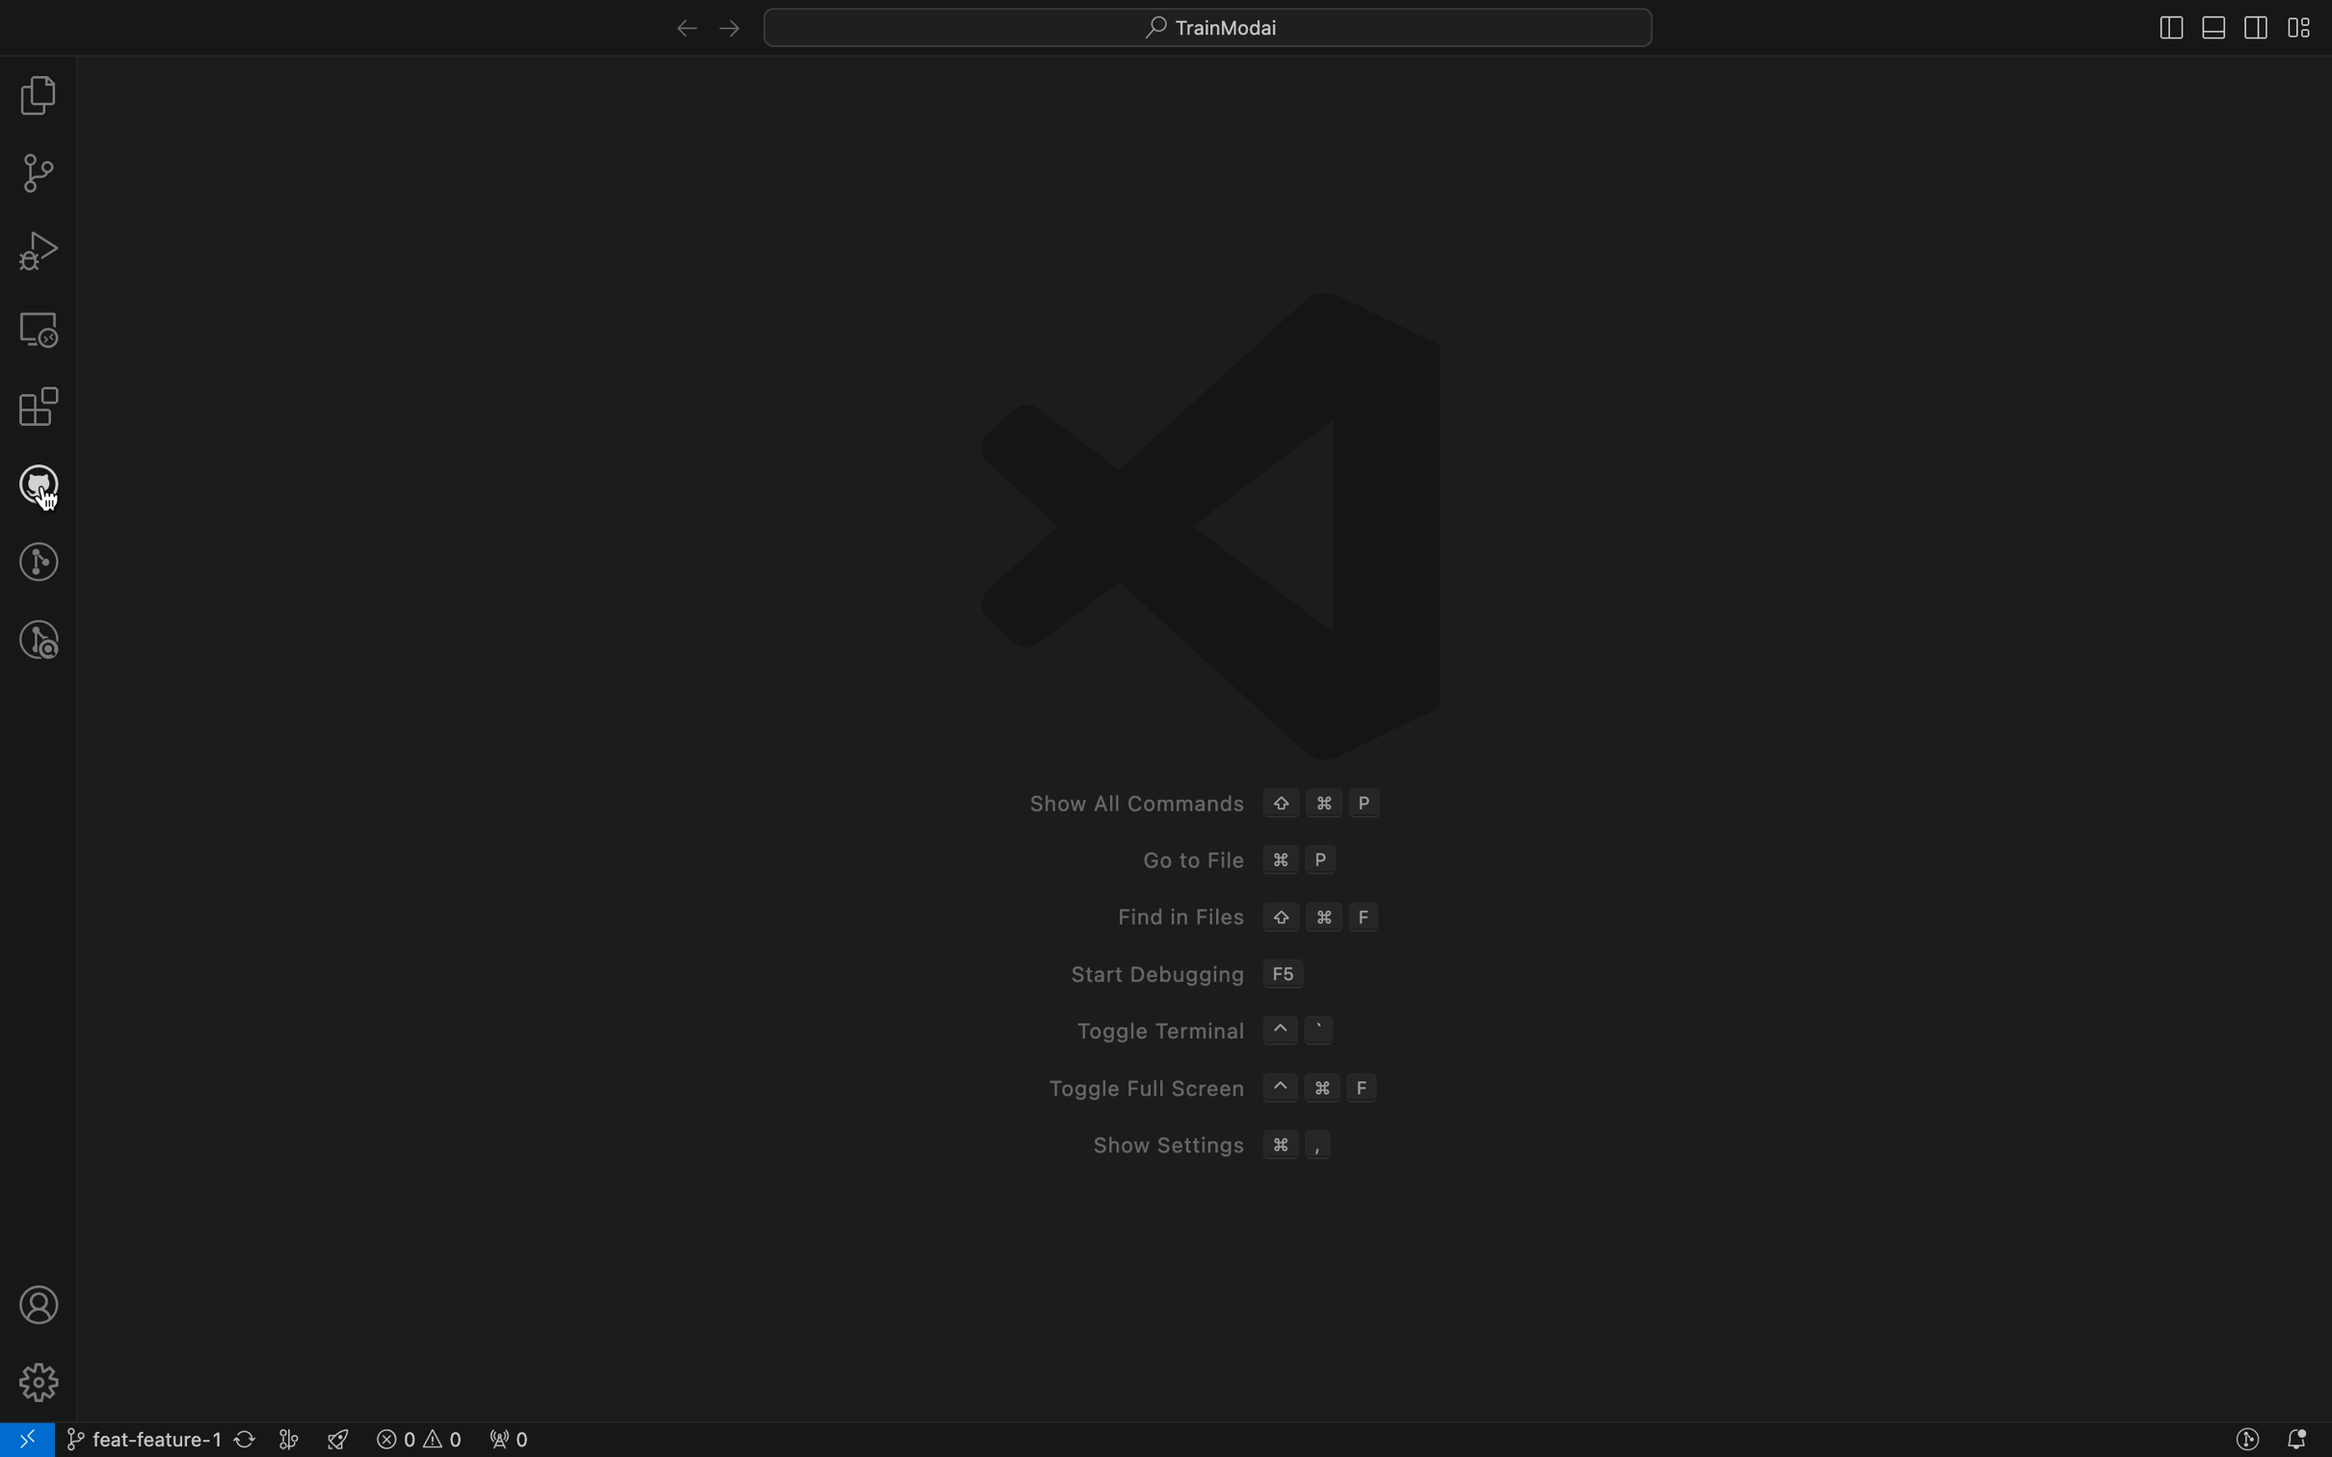 This screenshot has height=1457, width=2332. Describe the element at coordinates (38, 489) in the screenshot. I see `github pull request and issues` at that location.